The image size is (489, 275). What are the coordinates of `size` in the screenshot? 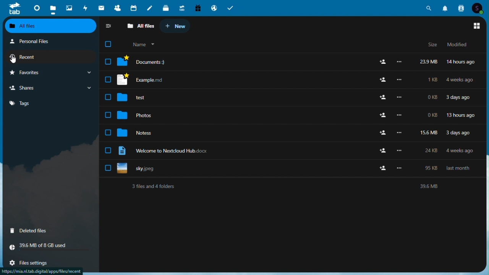 It's located at (427, 46).